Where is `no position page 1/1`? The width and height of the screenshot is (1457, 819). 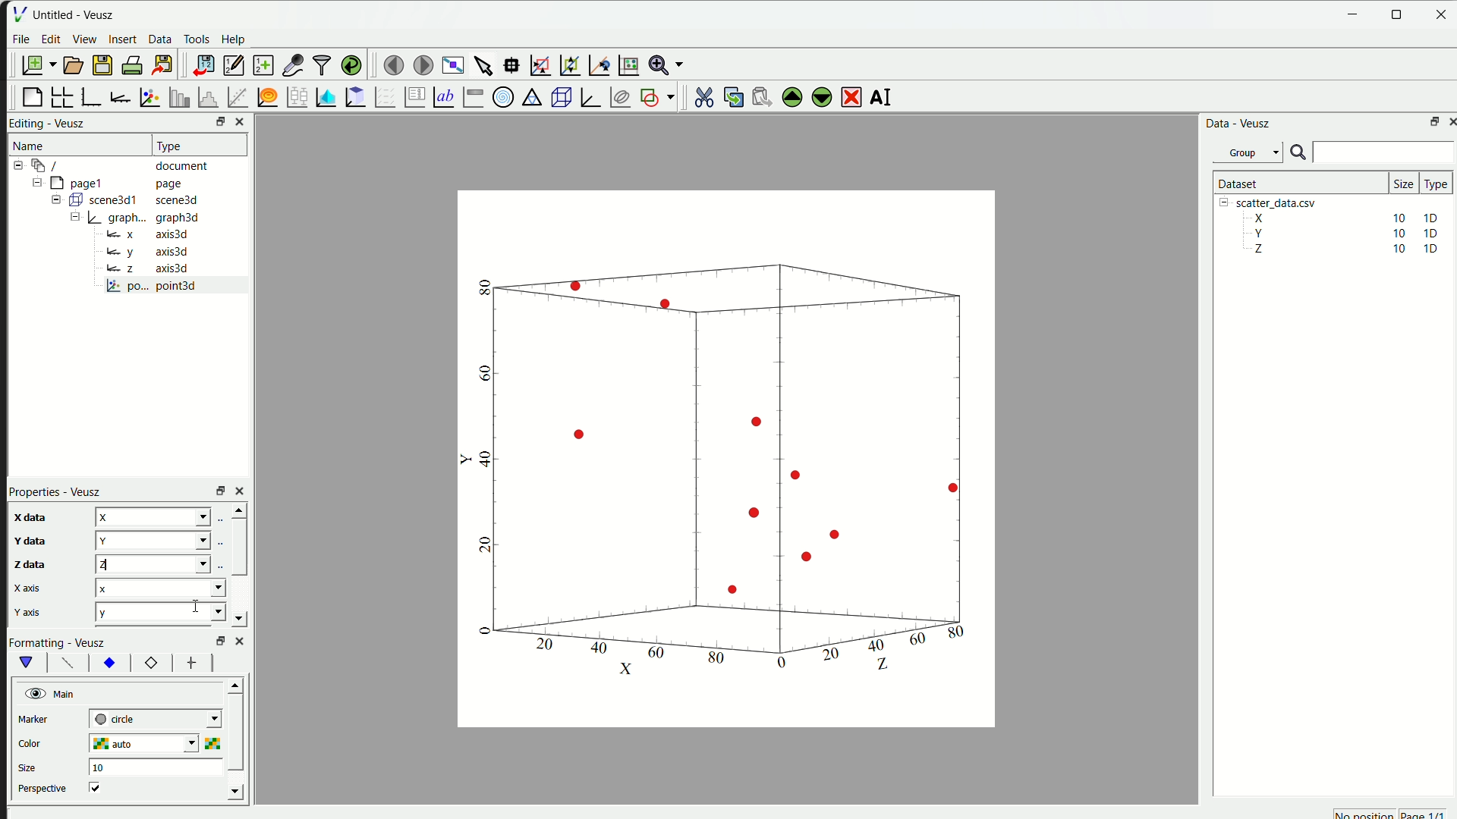
no position page 1/1 is located at coordinates (1394, 812).